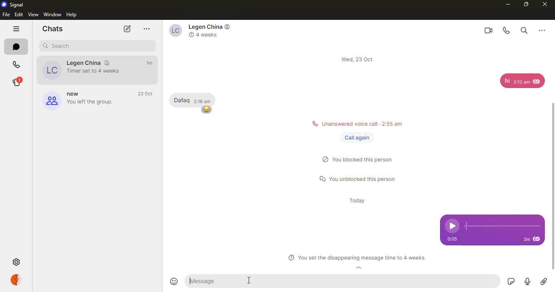 The image size is (555, 292). I want to click on sticker, so click(509, 281).